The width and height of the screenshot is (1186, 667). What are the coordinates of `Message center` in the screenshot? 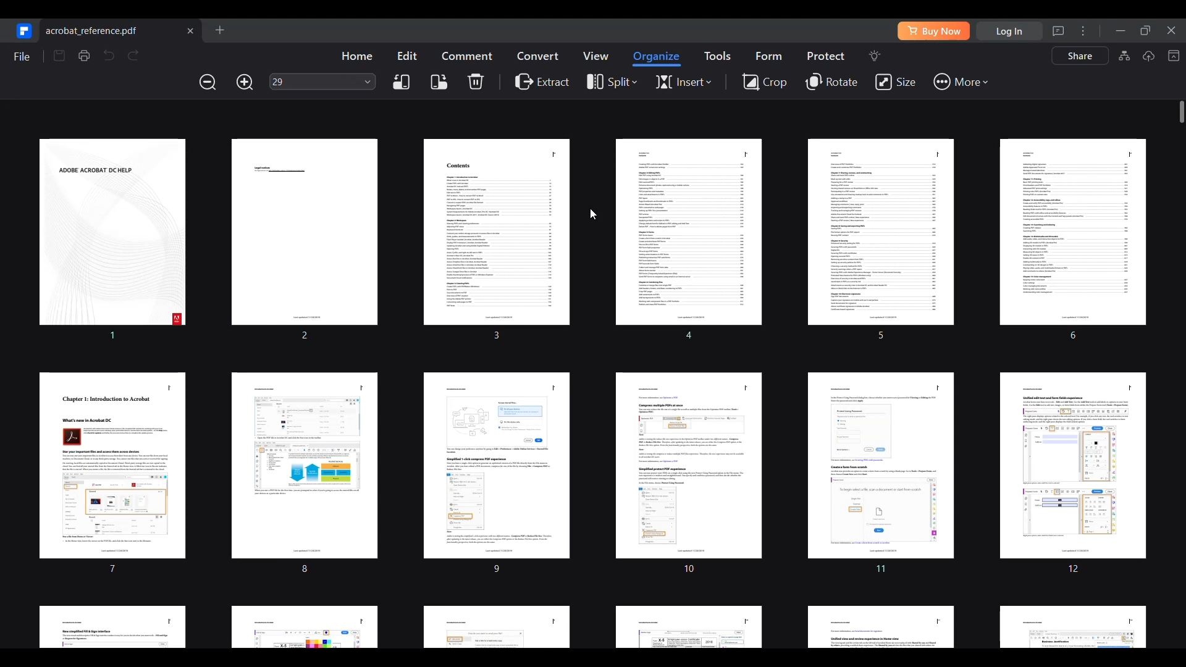 It's located at (1058, 31).